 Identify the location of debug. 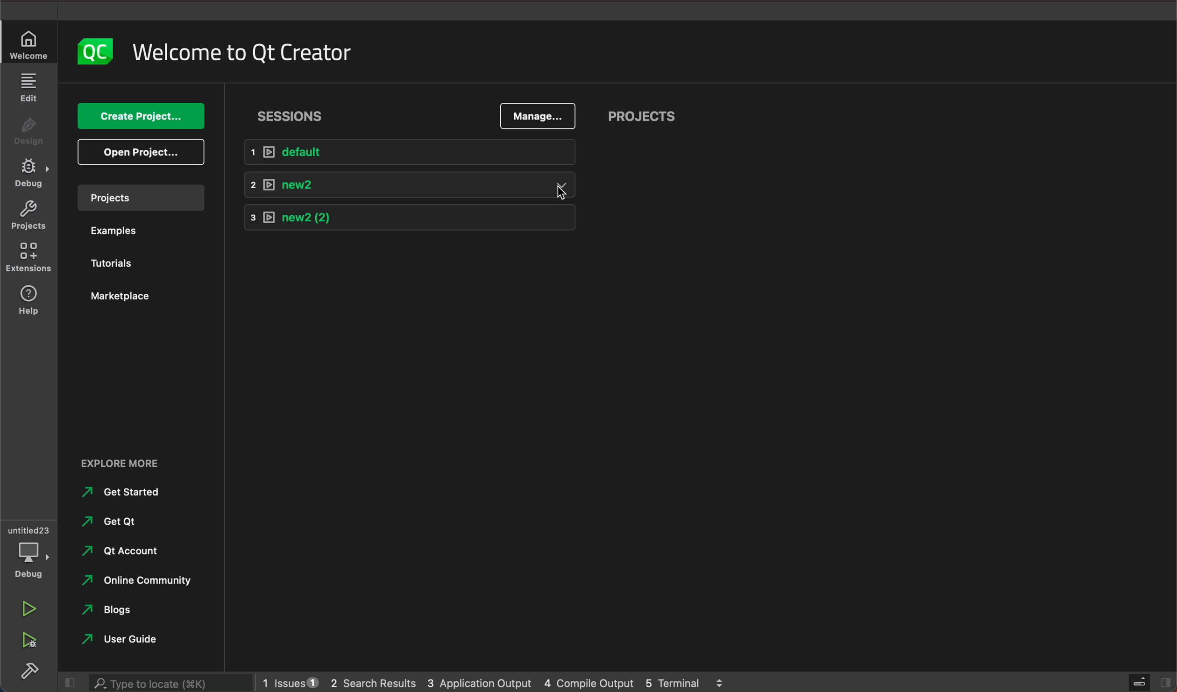
(28, 551).